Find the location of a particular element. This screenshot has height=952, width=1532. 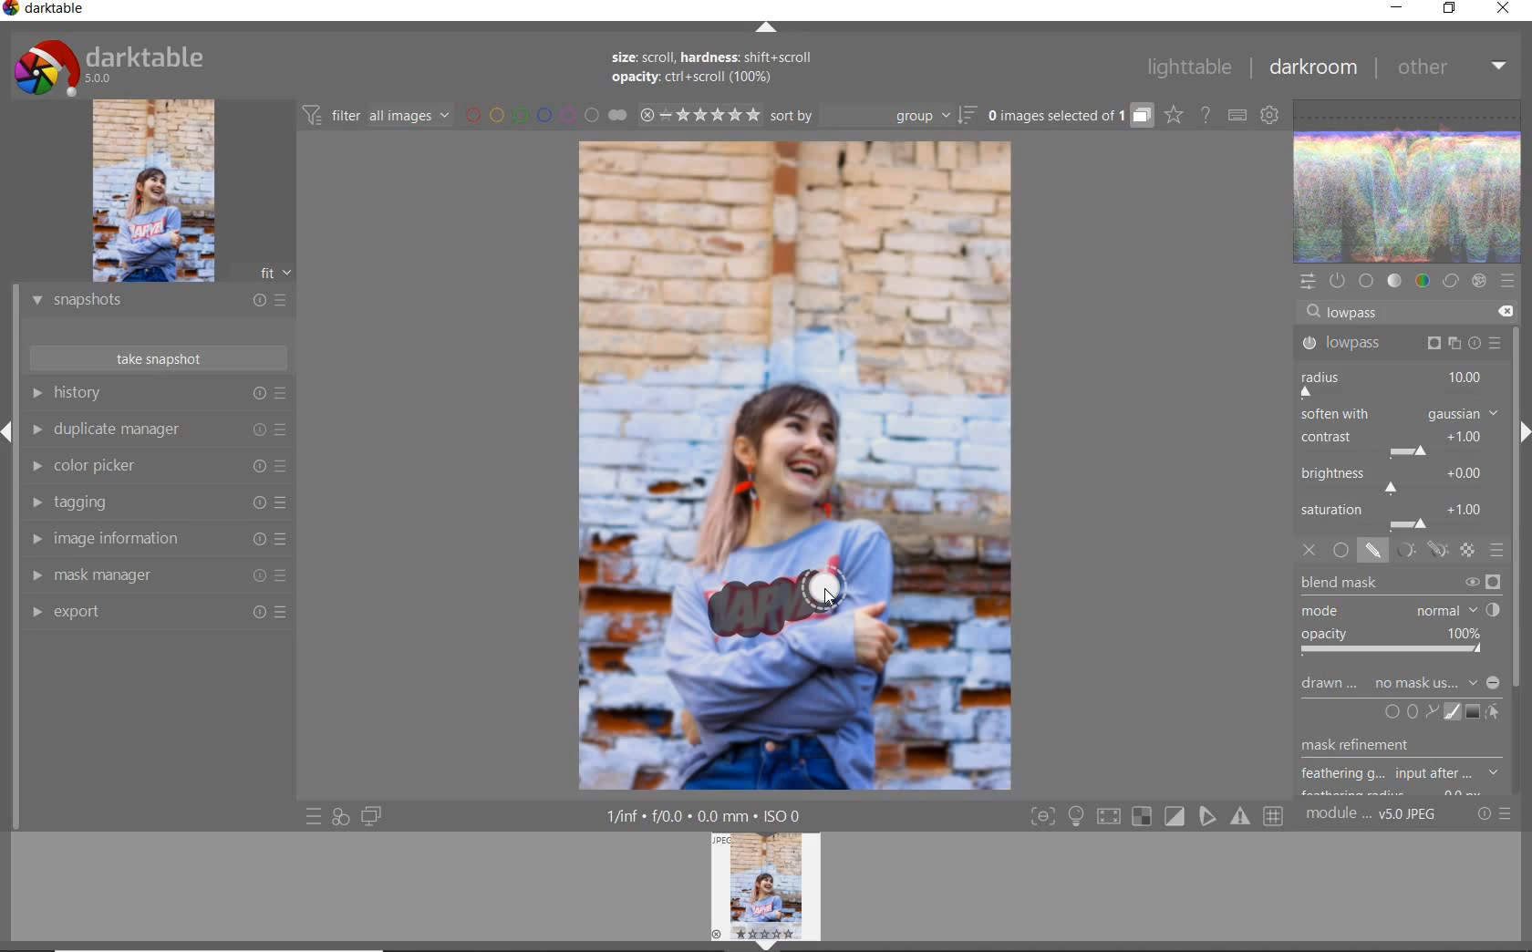

Toggle modes is located at coordinates (1155, 817).